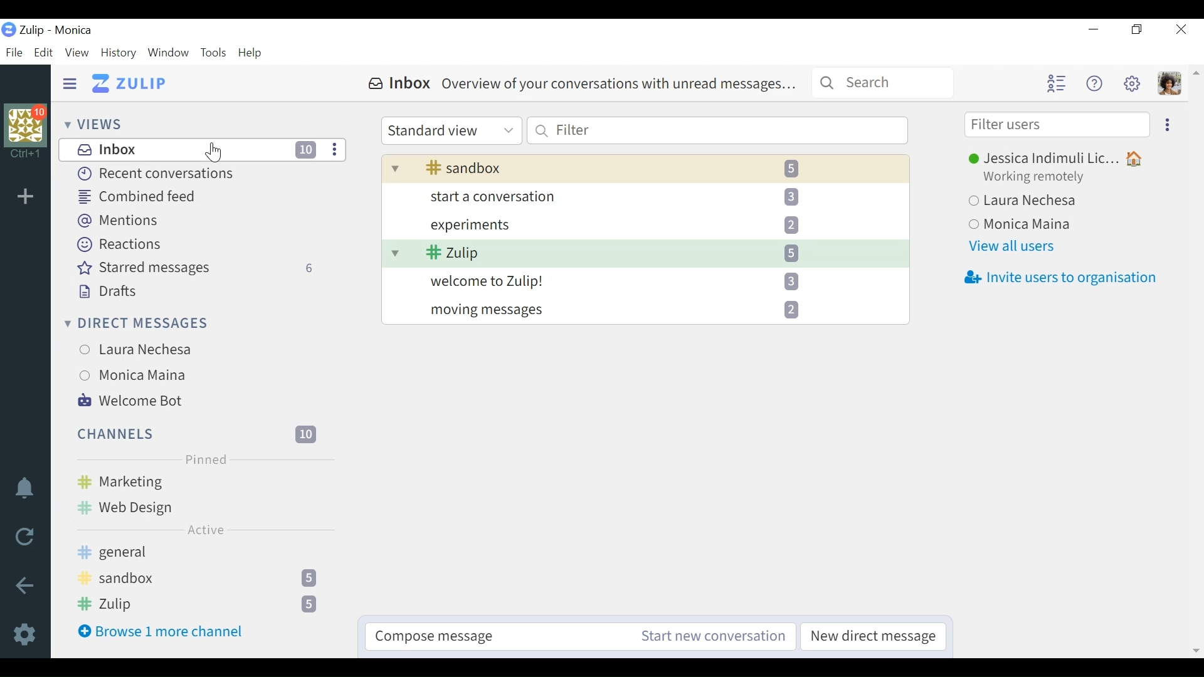 The width and height of the screenshot is (1204, 677). Describe the element at coordinates (214, 154) in the screenshot. I see `Cursor` at that location.